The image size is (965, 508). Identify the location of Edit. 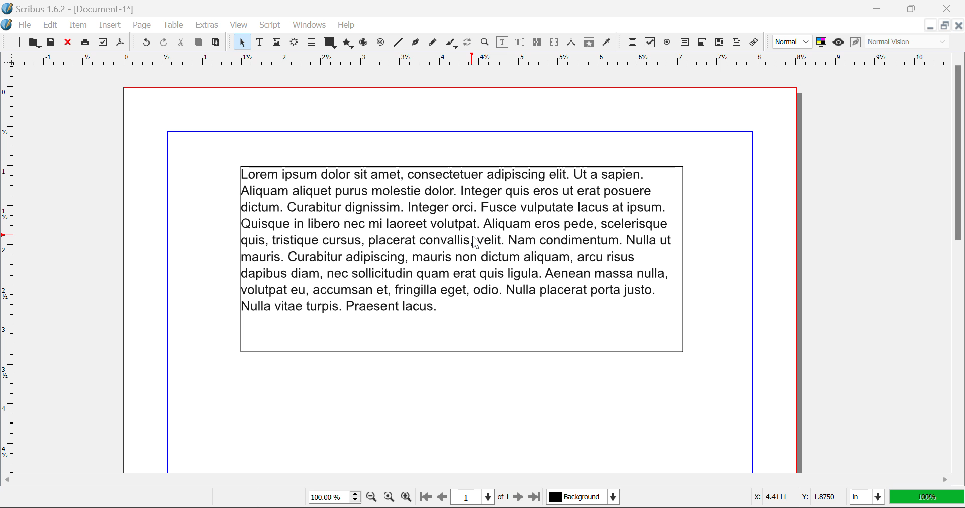
(50, 25).